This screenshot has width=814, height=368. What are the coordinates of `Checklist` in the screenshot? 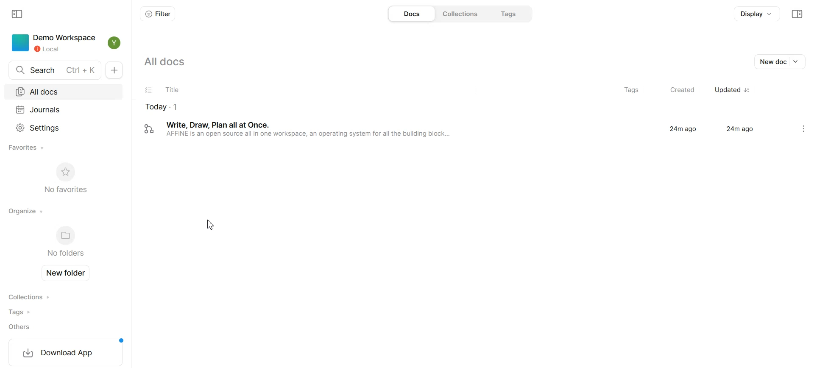 It's located at (149, 90).